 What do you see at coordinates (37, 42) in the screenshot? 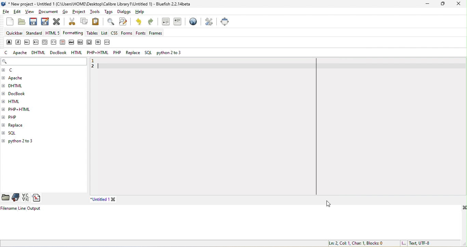
I see `acronym` at bounding box center [37, 42].